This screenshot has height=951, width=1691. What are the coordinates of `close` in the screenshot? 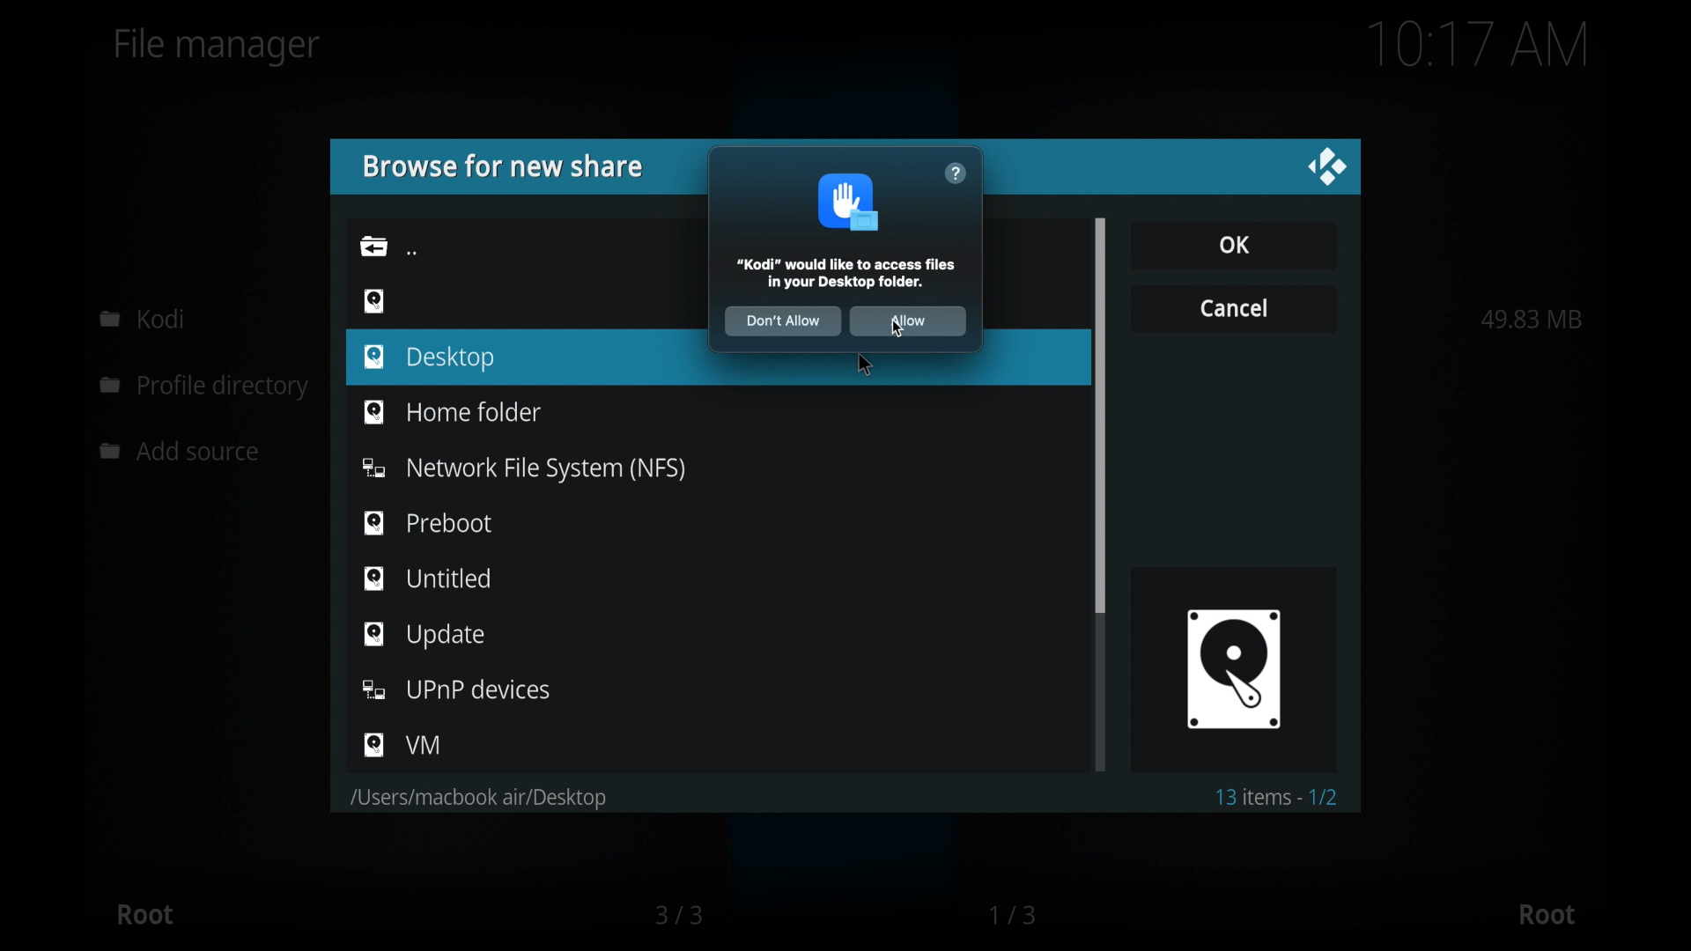 It's located at (1326, 167).